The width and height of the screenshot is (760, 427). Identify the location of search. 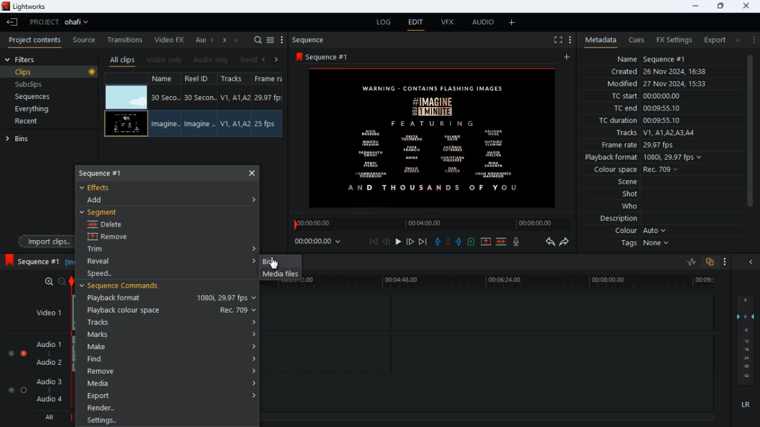
(258, 40).